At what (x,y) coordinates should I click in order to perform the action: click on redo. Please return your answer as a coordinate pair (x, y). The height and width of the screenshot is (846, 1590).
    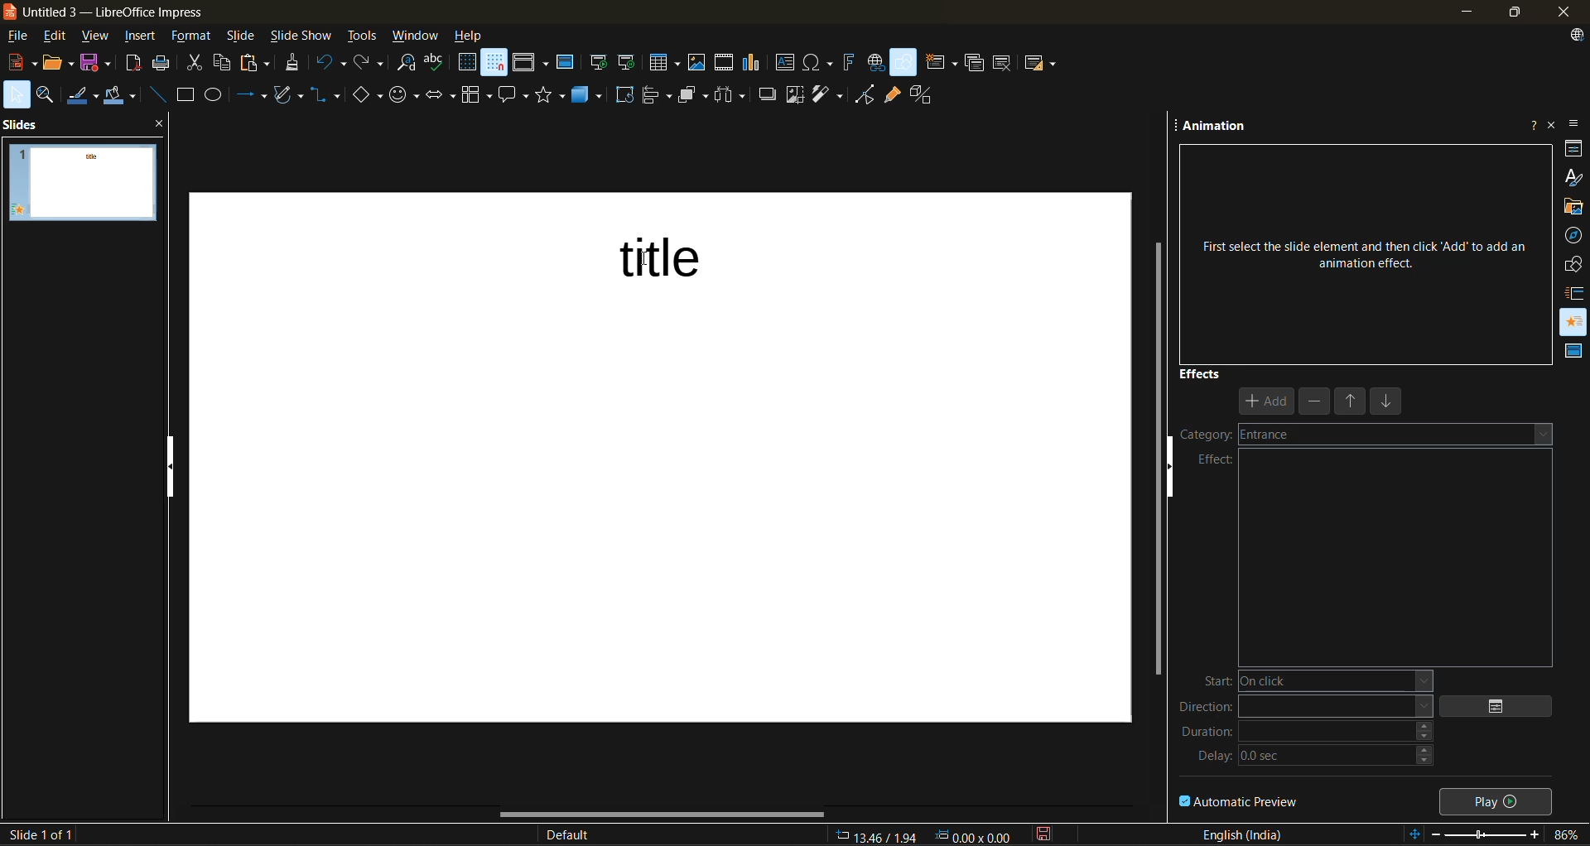
    Looking at the image, I should click on (367, 62).